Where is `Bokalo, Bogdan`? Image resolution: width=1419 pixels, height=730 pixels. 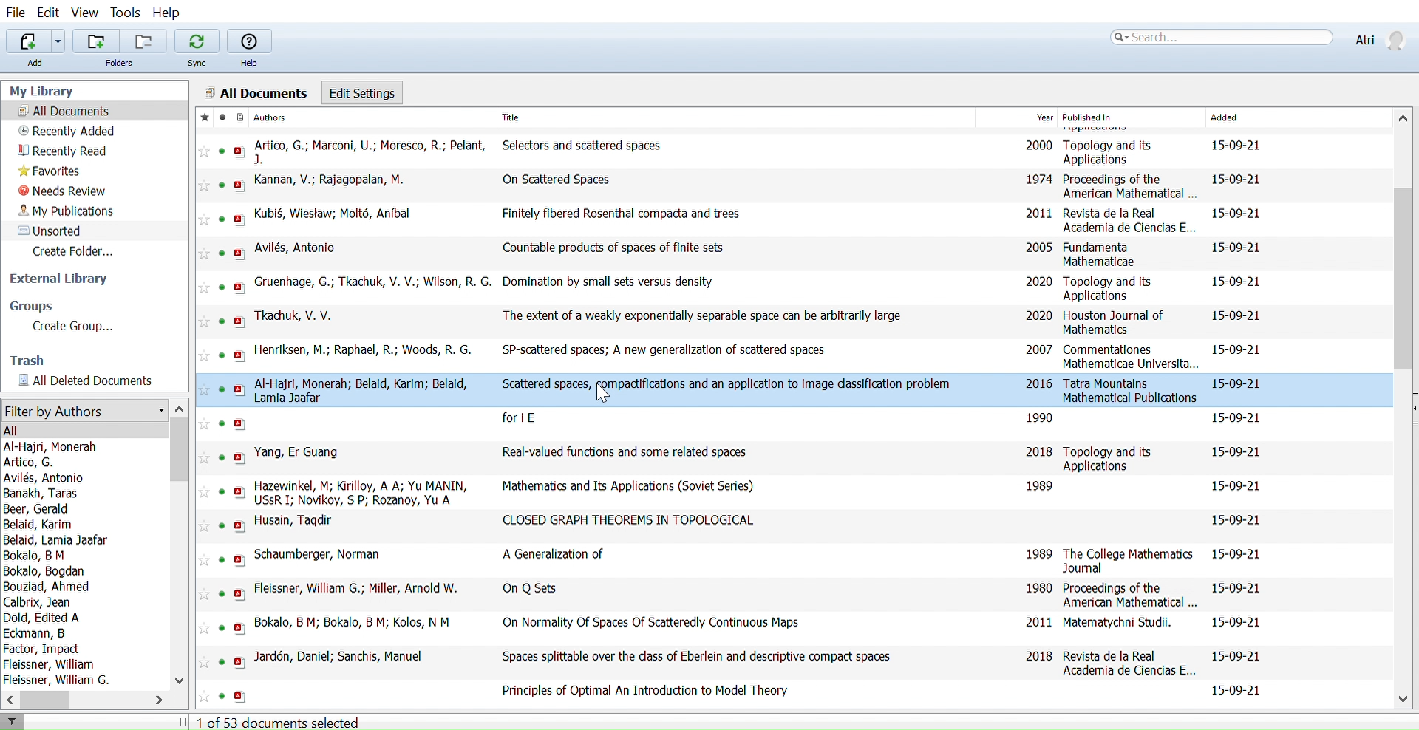
Bokalo, Bogdan is located at coordinates (43, 570).